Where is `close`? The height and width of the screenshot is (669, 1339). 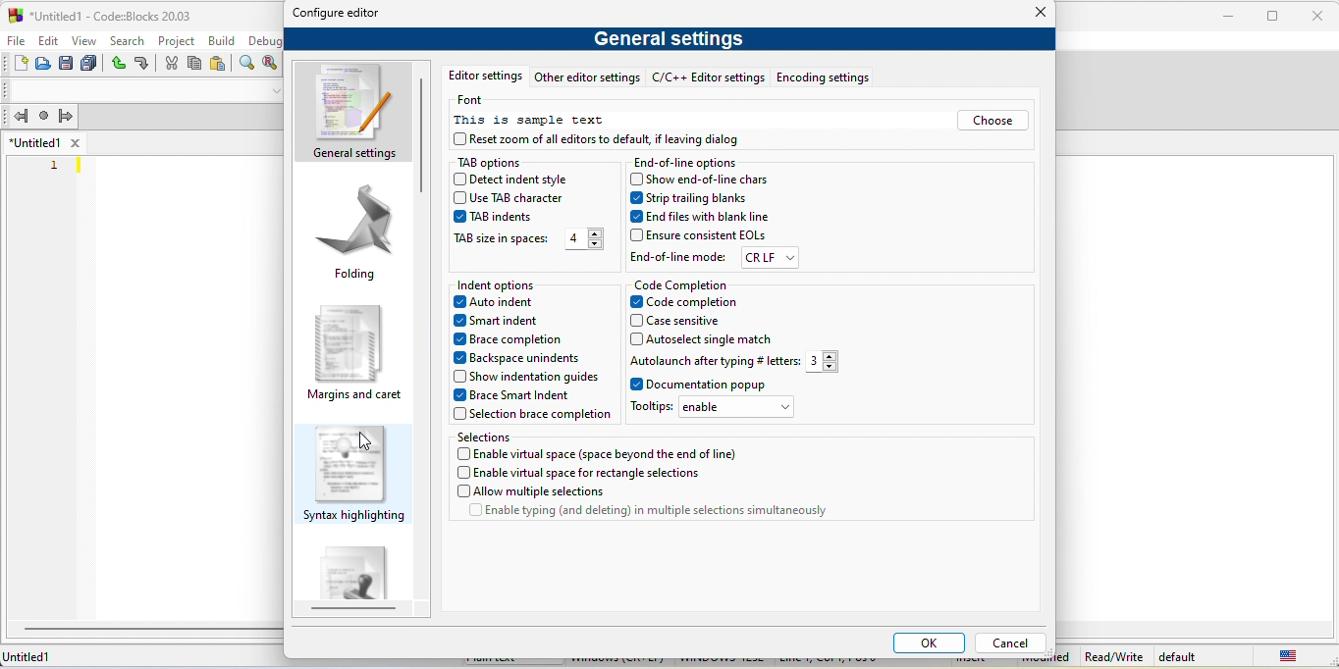 close is located at coordinates (1039, 12).